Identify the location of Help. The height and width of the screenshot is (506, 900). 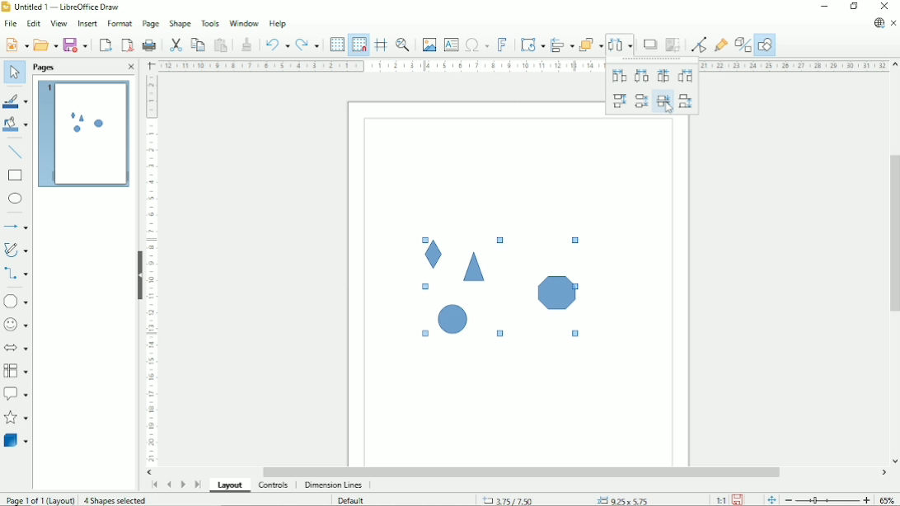
(278, 24).